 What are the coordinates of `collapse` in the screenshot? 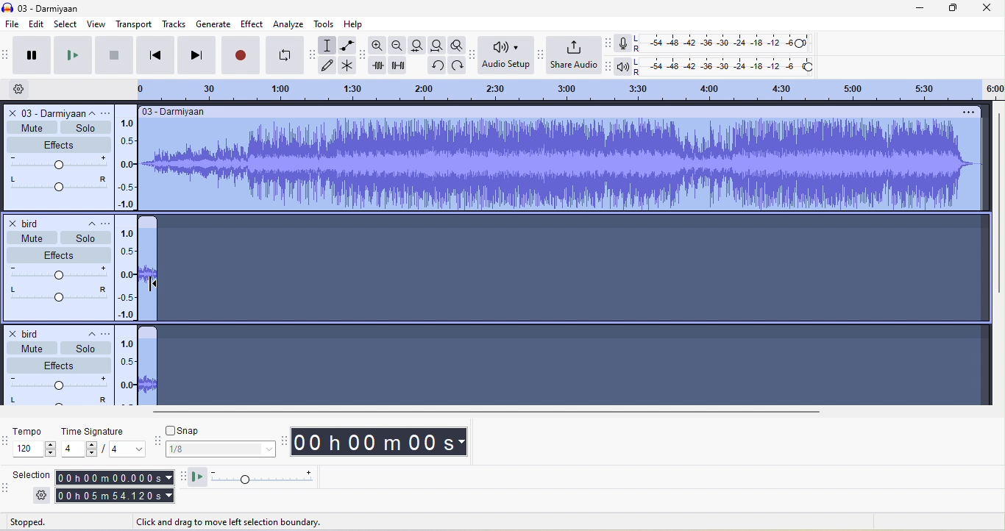 It's located at (86, 221).